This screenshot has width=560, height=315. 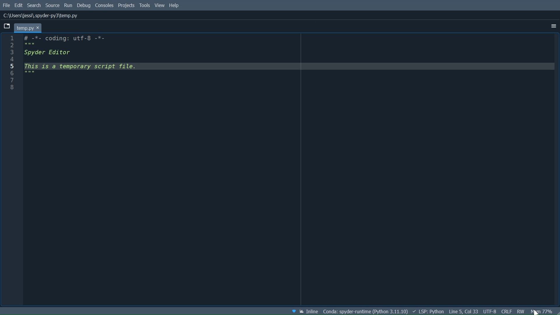 What do you see at coordinates (127, 6) in the screenshot?
I see `Projects` at bounding box center [127, 6].